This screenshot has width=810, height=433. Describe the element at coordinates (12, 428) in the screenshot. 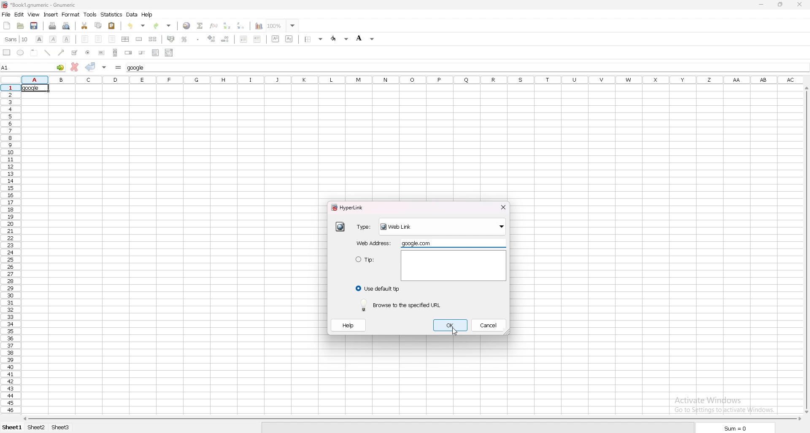

I see `Sheet 1` at that location.